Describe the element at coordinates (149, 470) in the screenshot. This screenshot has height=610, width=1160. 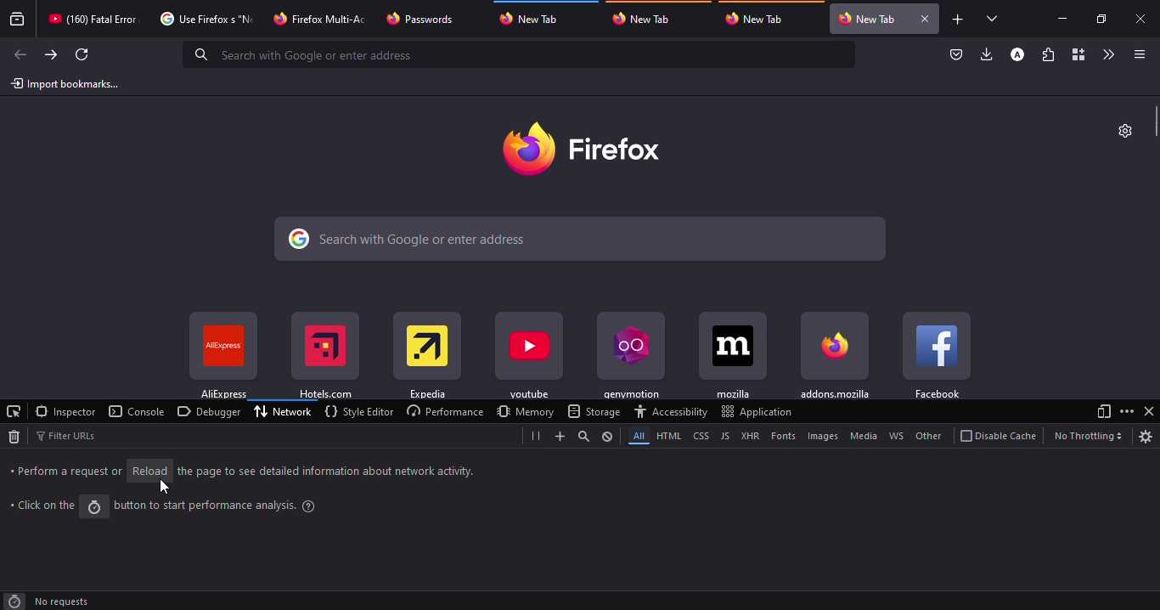
I see `reload` at that location.